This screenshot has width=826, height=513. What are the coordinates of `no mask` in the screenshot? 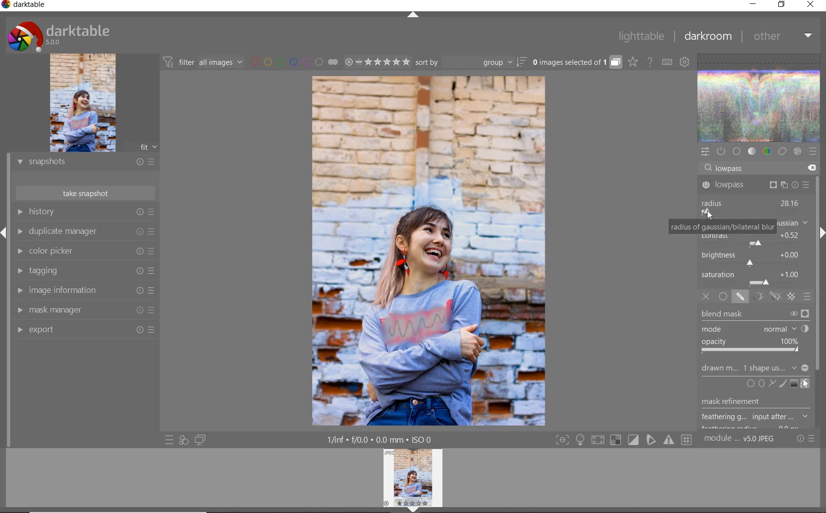 It's located at (774, 369).